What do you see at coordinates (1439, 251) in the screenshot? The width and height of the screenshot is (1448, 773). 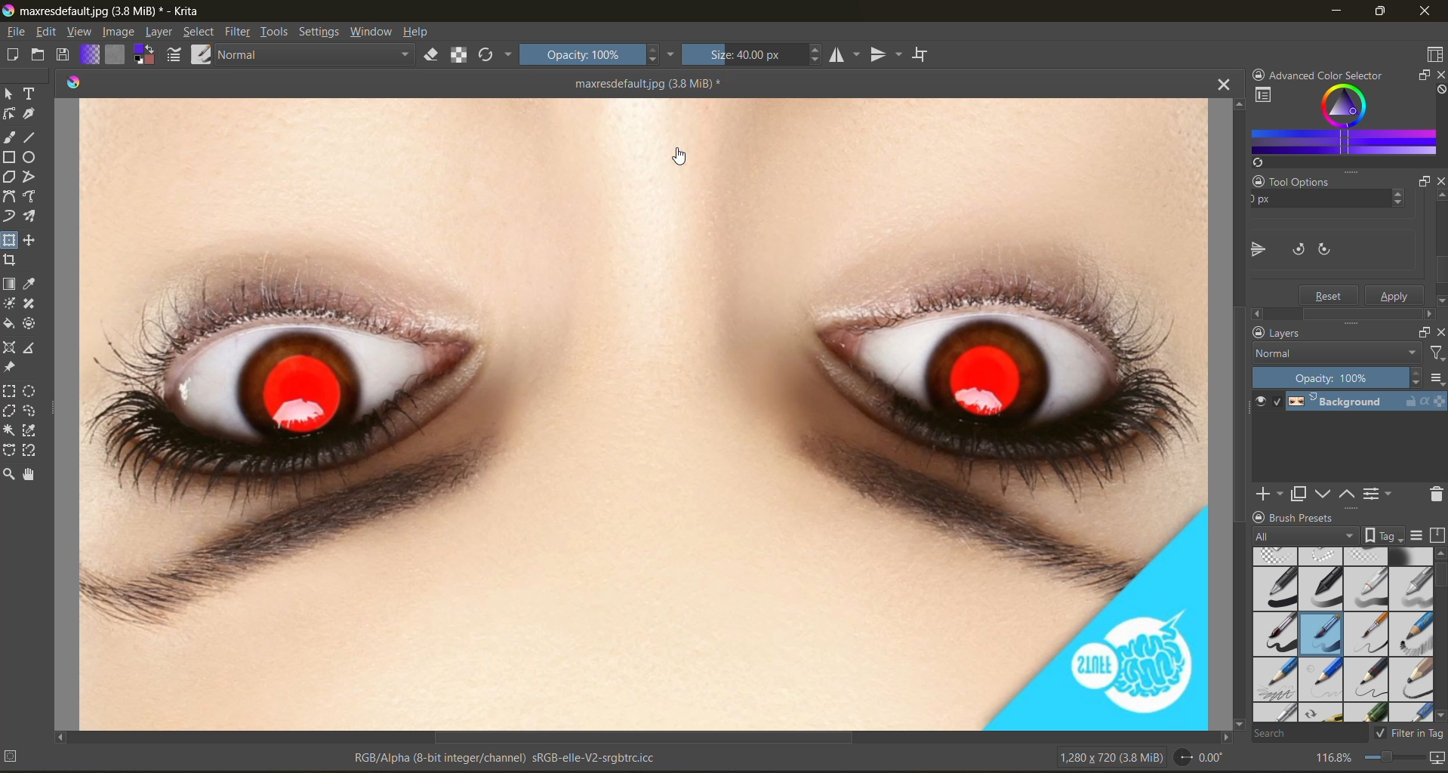 I see `vertical scroll bar` at bounding box center [1439, 251].